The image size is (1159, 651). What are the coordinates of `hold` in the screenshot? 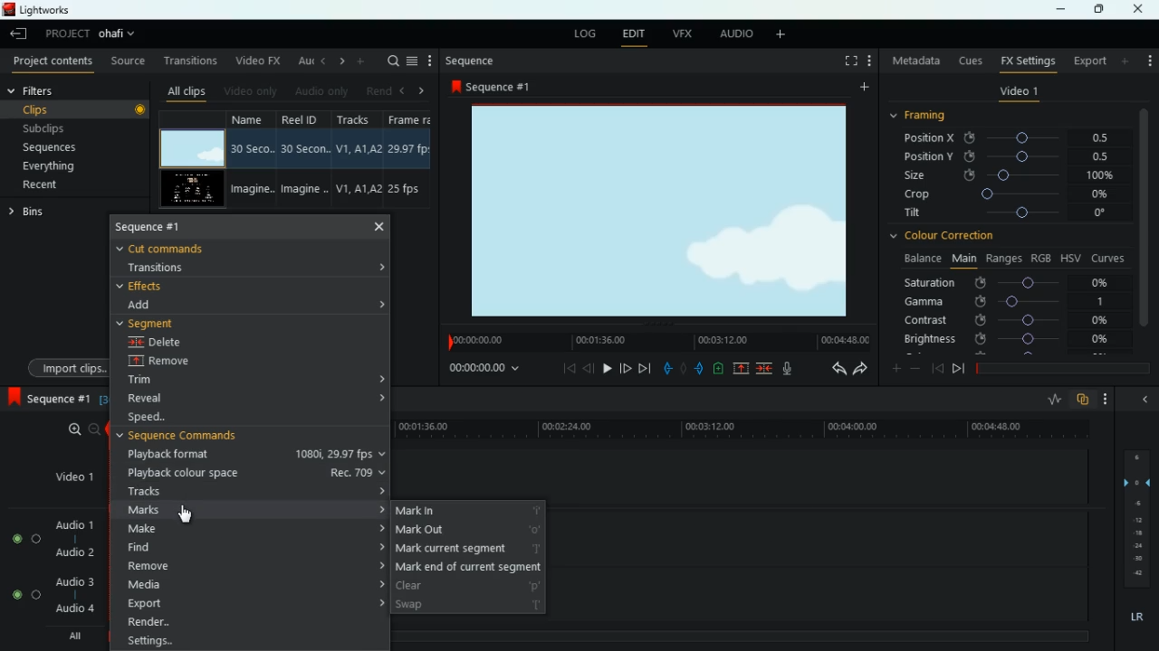 It's located at (683, 368).